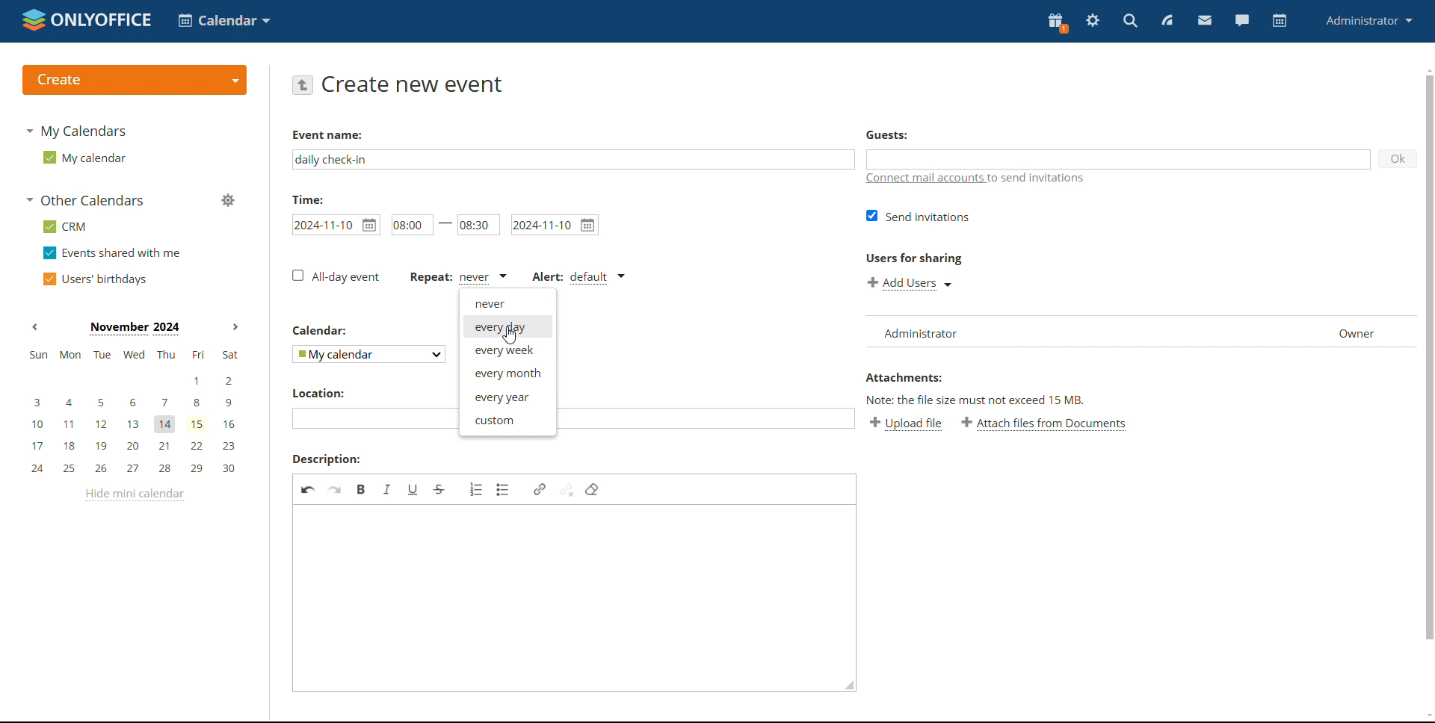  What do you see at coordinates (227, 200) in the screenshot?
I see `manage` at bounding box center [227, 200].